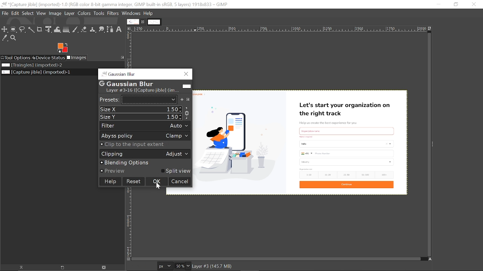 This screenshot has height=271, width=483. What do you see at coordinates (64, 268) in the screenshot?
I see `Create a new display for this image` at bounding box center [64, 268].